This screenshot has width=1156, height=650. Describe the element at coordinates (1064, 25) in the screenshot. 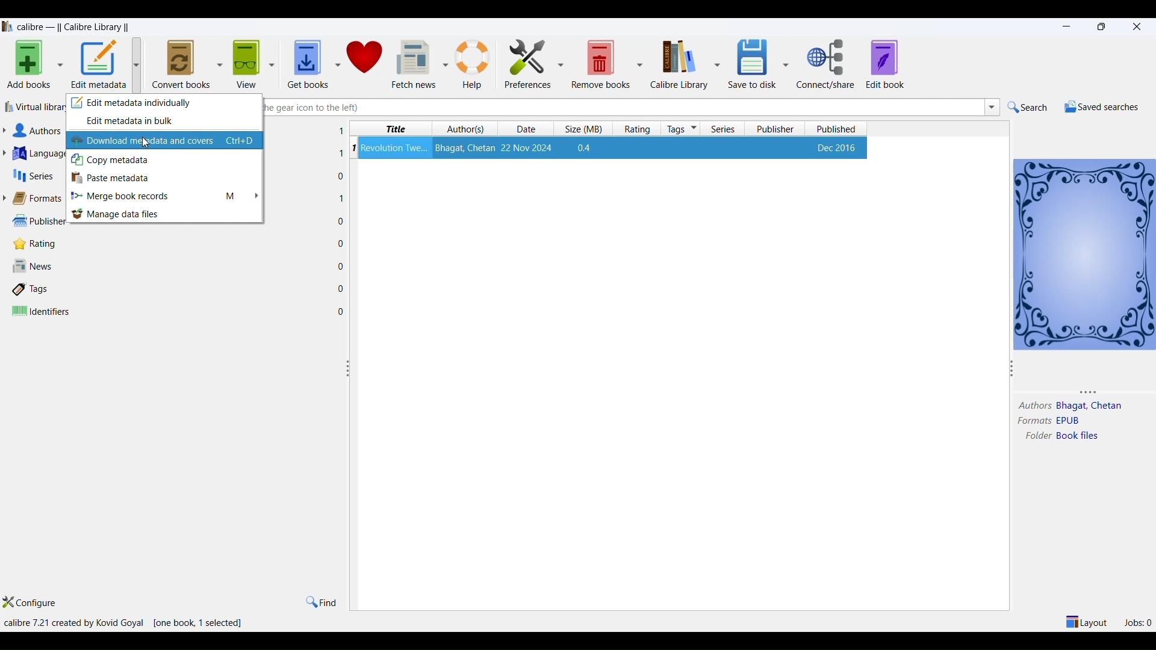

I see `minimize` at that location.